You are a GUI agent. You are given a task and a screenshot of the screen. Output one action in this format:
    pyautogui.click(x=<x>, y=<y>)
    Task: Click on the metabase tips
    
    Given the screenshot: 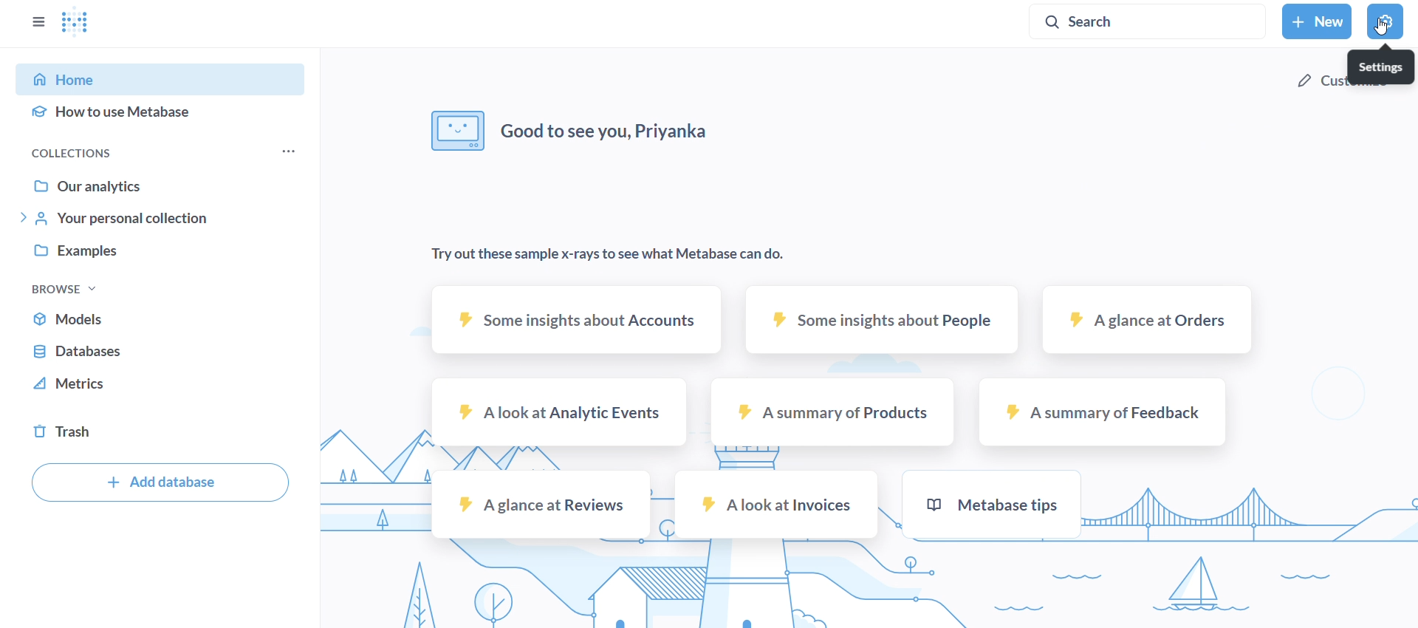 What is the action you would take?
    pyautogui.click(x=989, y=502)
    